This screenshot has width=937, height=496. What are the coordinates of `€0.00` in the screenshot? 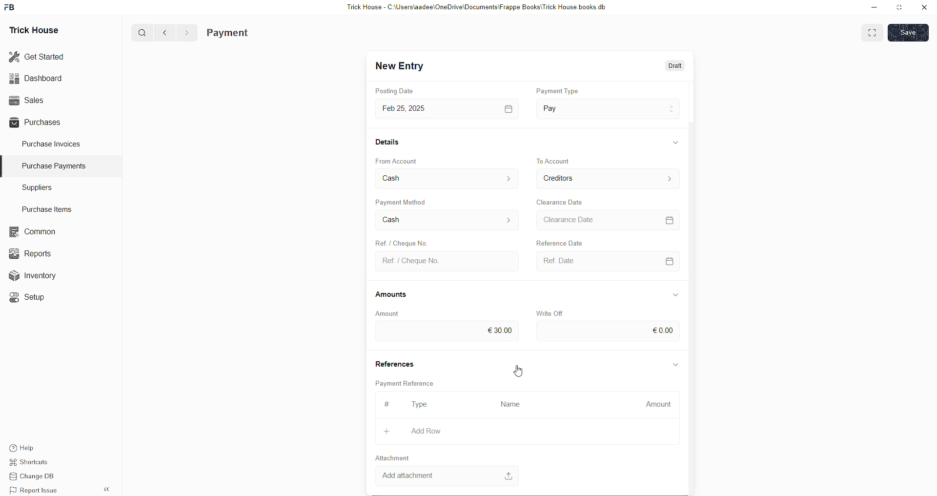 It's located at (659, 328).